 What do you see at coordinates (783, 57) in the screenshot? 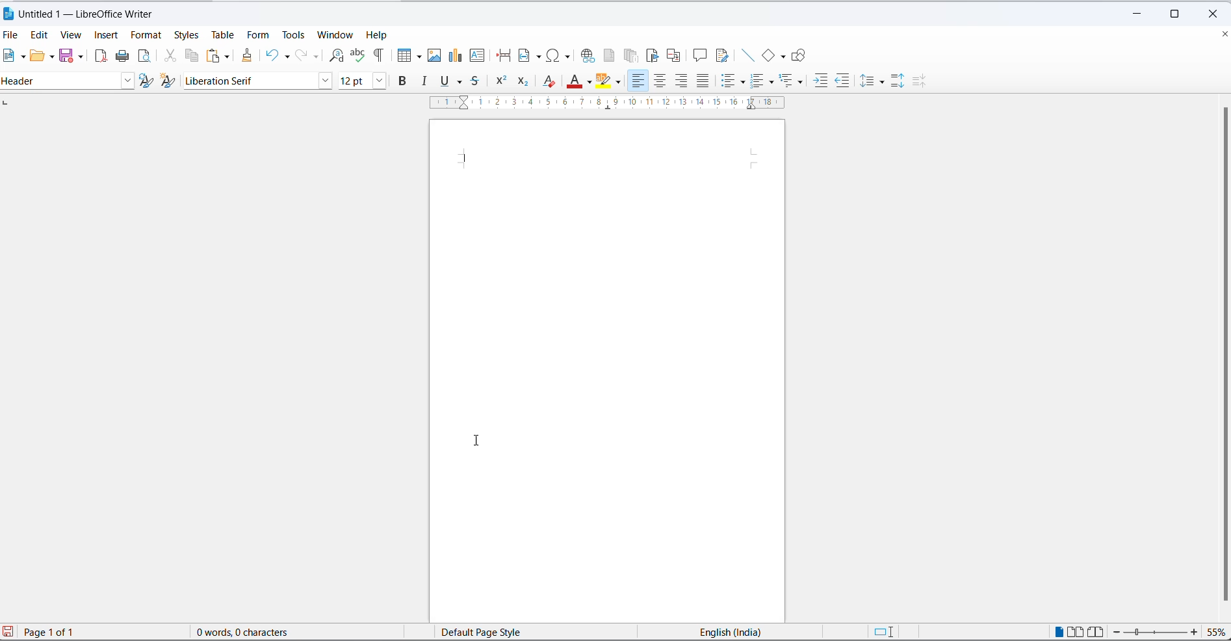
I see `basic shapes` at bounding box center [783, 57].